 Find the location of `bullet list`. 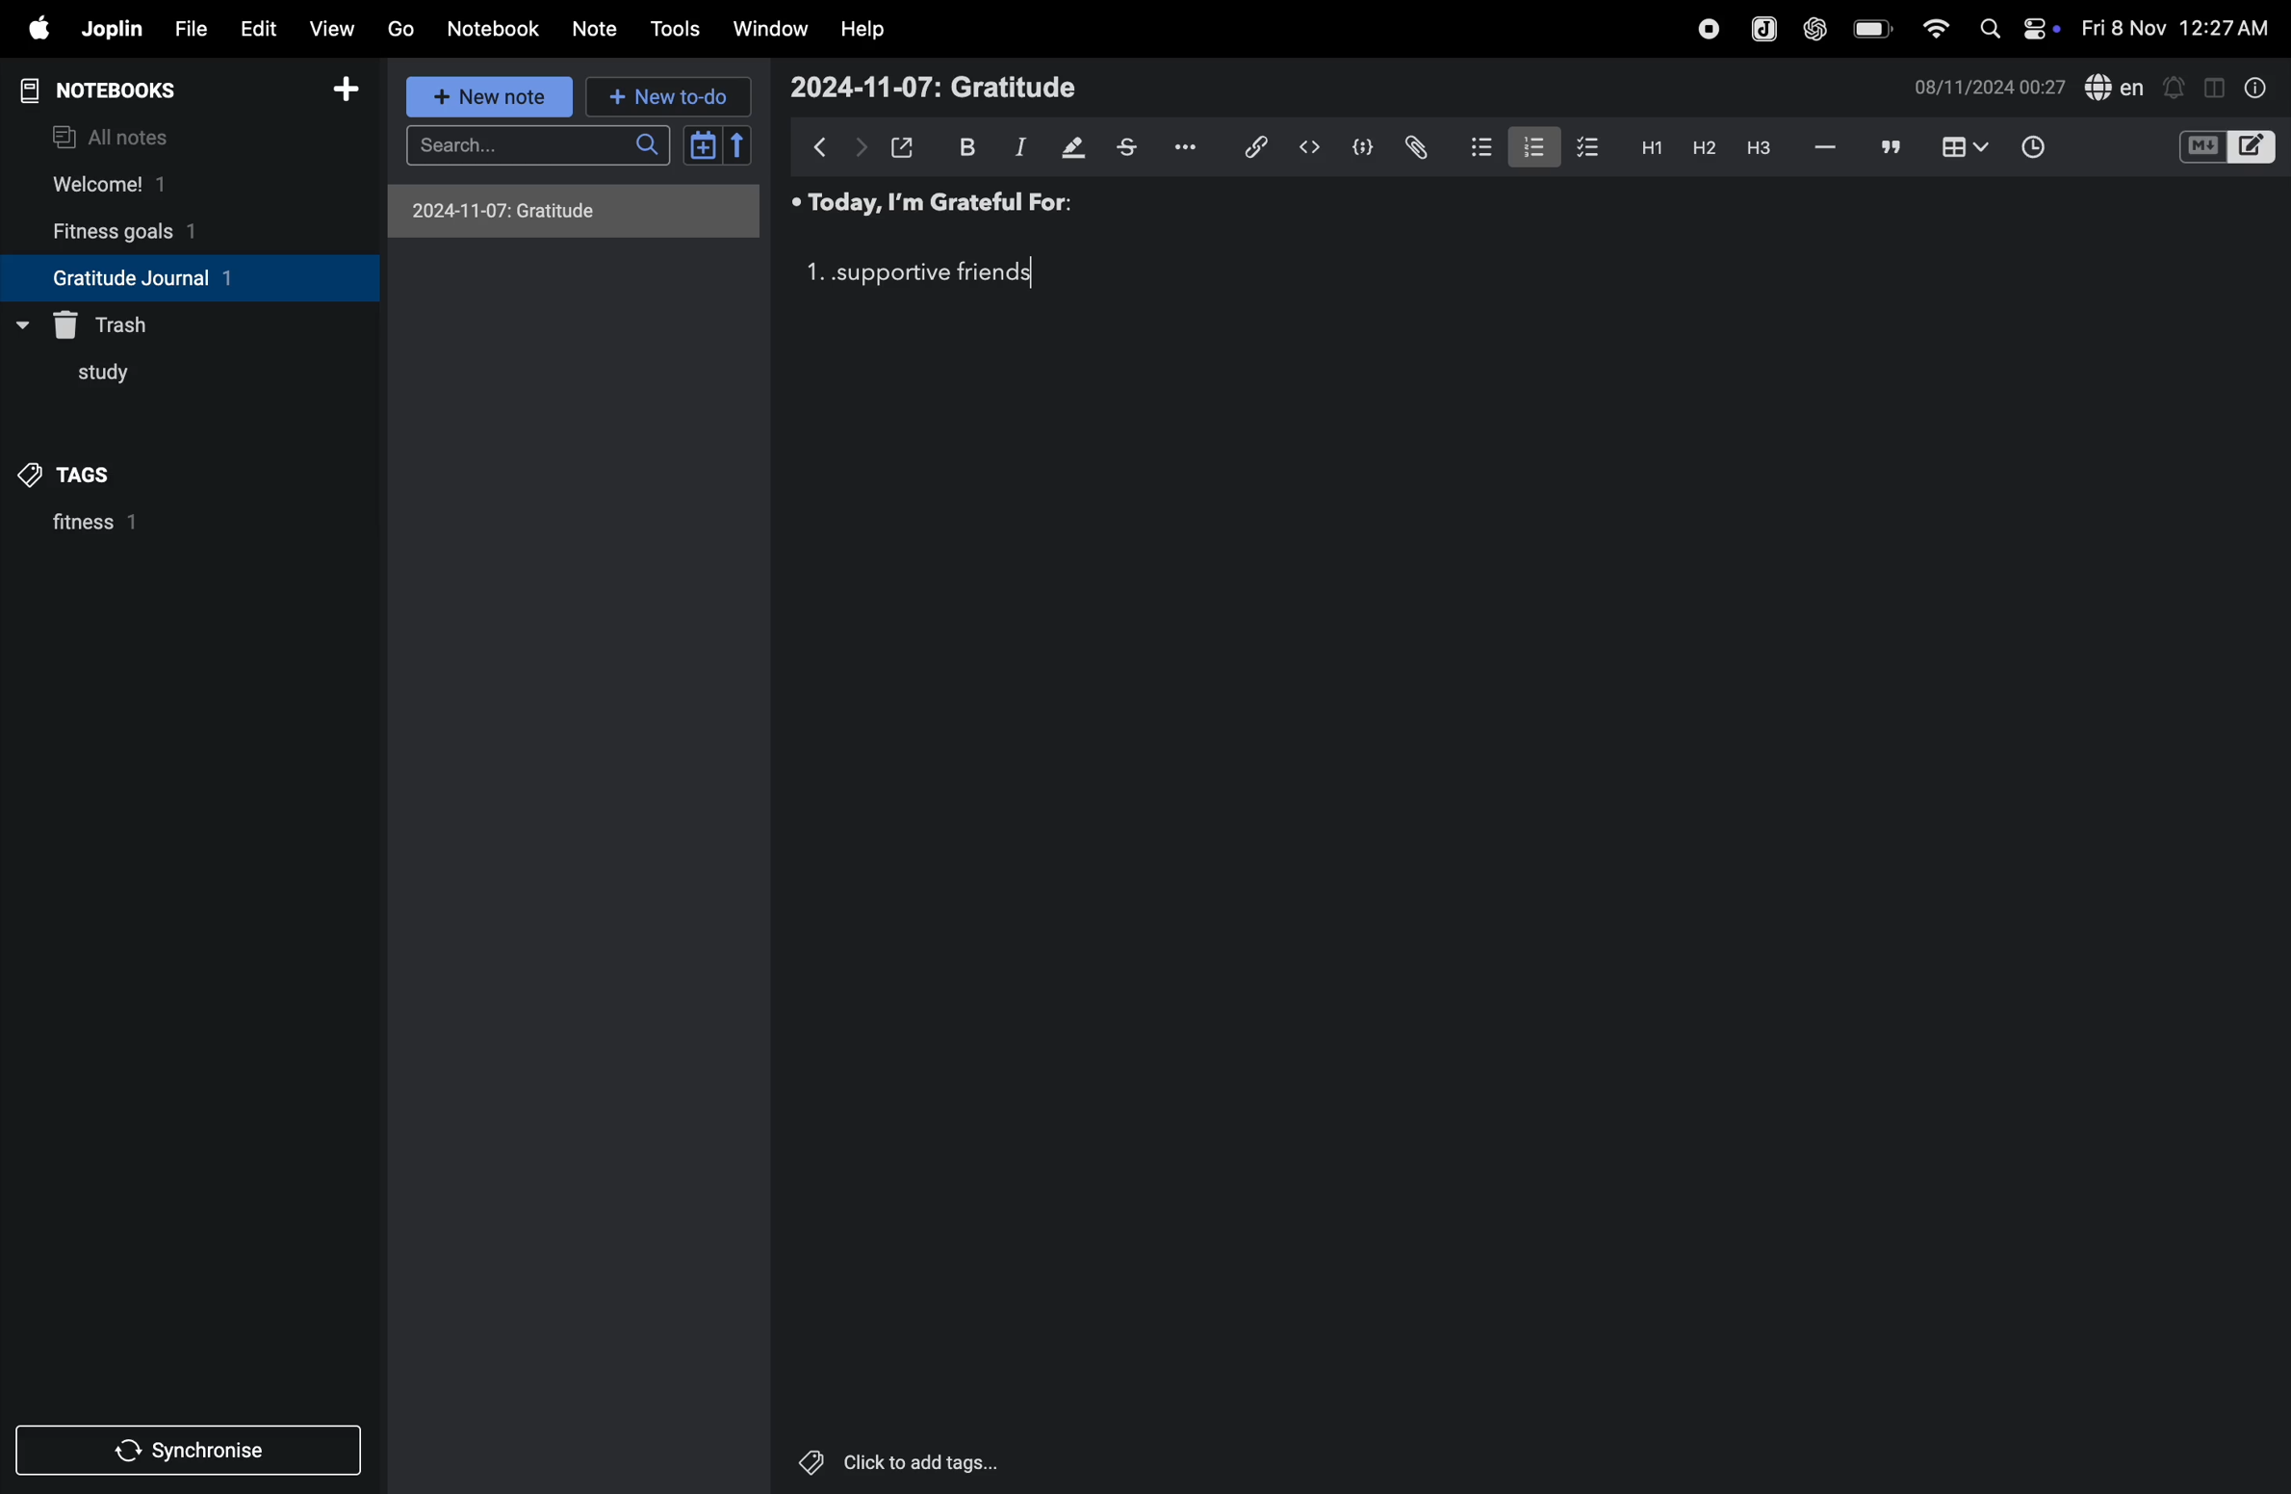

bullet list is located at coordinates (1473, 147).